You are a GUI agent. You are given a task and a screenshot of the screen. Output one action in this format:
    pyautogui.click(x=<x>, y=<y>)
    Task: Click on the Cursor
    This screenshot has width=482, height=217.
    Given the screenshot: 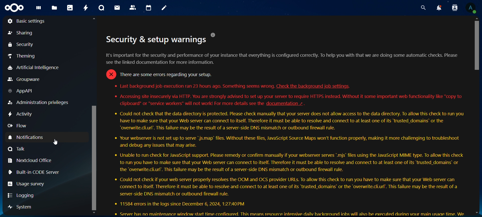 What is the action you would take?
    pyautogui.click(x=56, y=142)
    